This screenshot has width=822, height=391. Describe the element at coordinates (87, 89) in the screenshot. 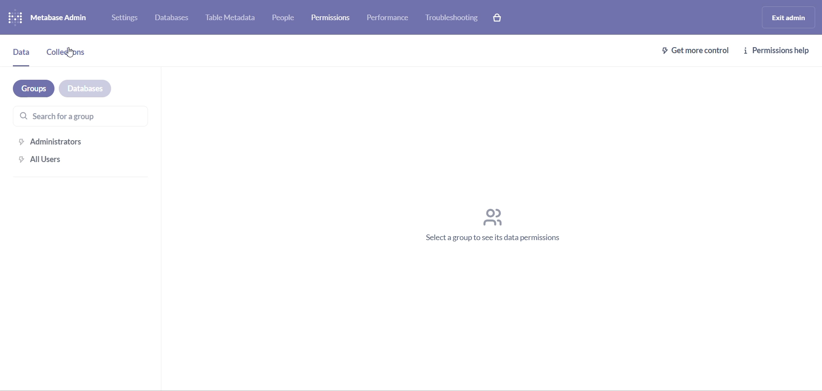

I see `databases` at that location.